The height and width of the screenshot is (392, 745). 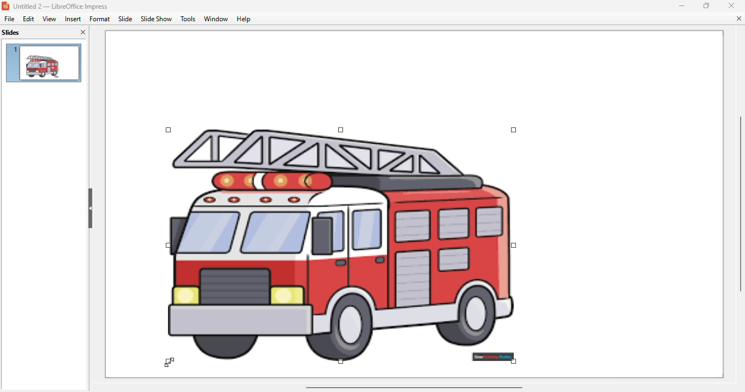 What do you see at coordinates (740, 19) in the screenshot?
I see `close document` at bounding box center [740, 19].